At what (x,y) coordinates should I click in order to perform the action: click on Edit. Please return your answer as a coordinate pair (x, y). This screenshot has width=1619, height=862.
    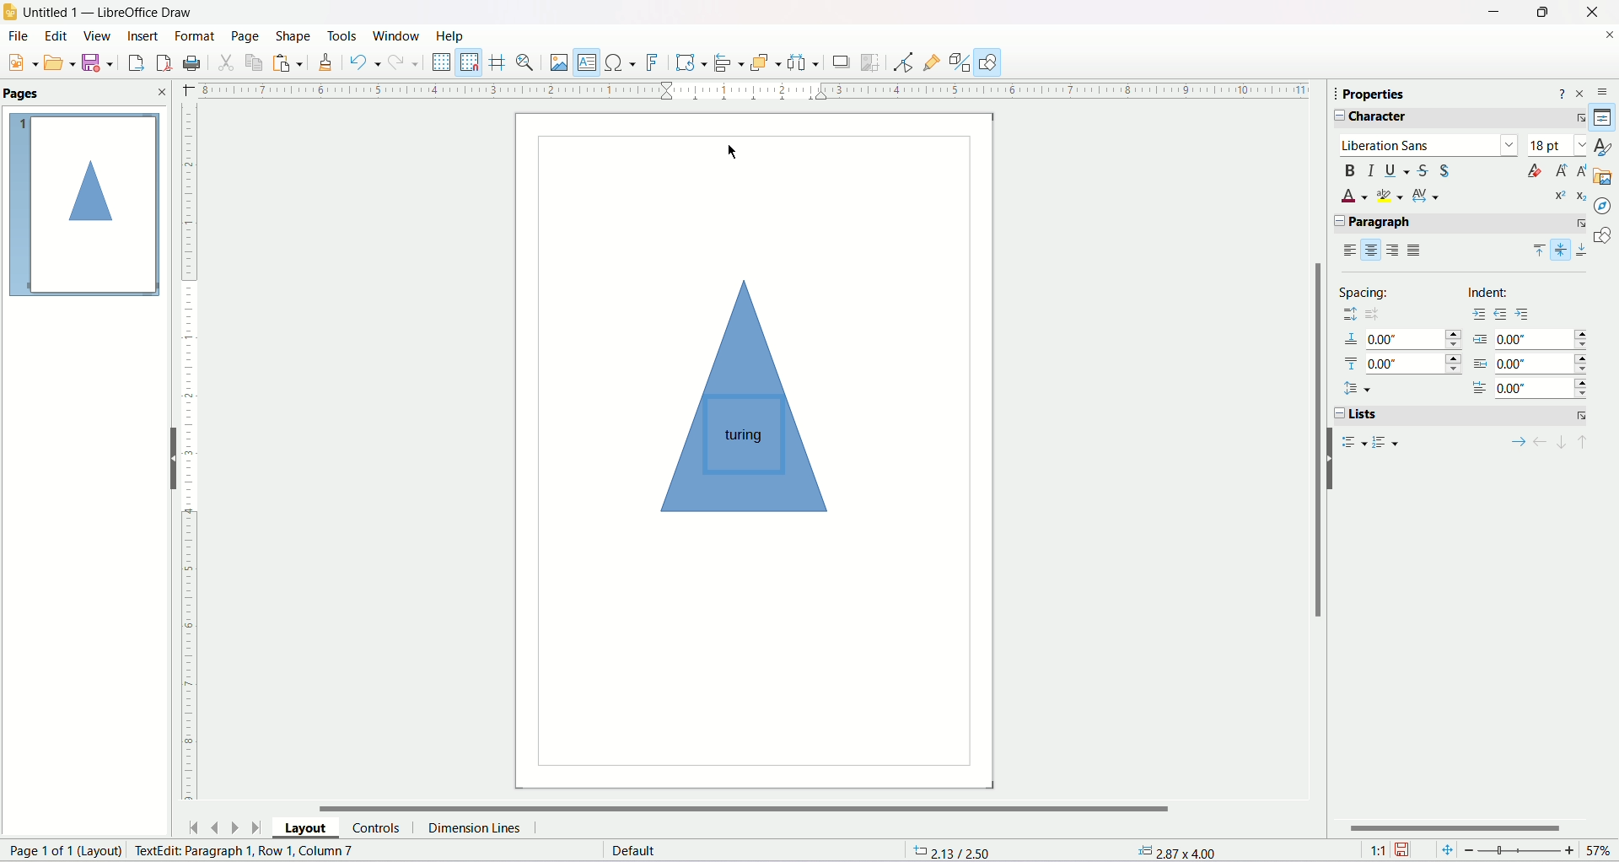
    Looking at the image, I should click on (54, 36).